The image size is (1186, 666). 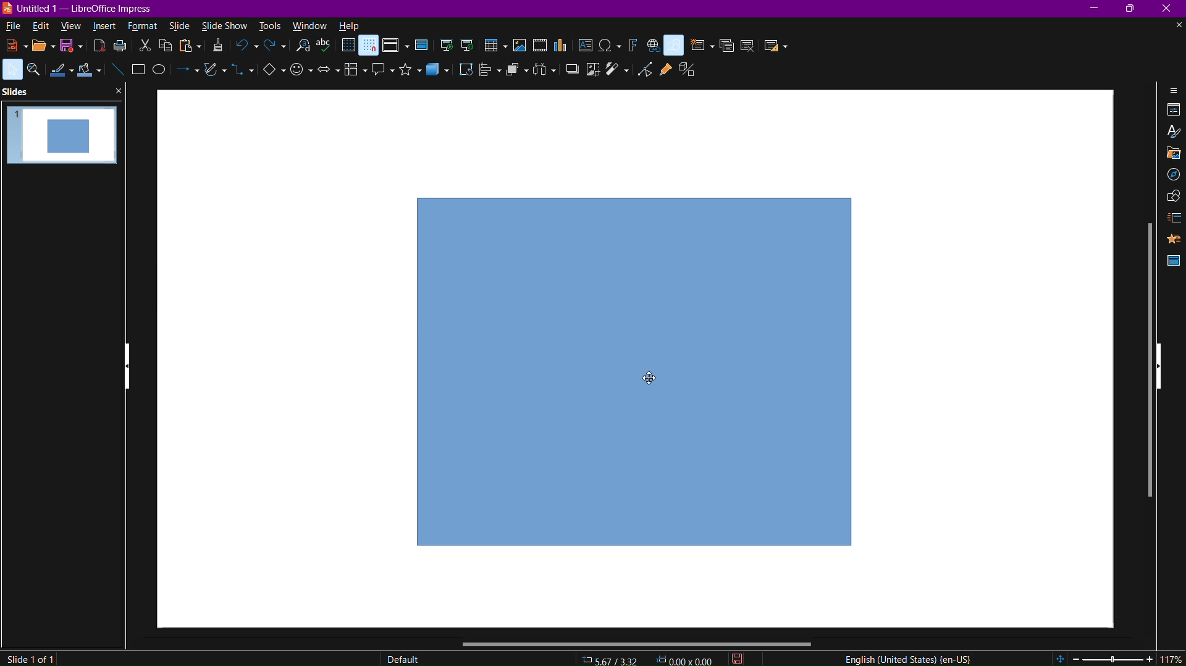 What do you see at coordinates (539, 46) in the screenshot?
I see `Insert Media or Audio` at bounding box center [539, 46].